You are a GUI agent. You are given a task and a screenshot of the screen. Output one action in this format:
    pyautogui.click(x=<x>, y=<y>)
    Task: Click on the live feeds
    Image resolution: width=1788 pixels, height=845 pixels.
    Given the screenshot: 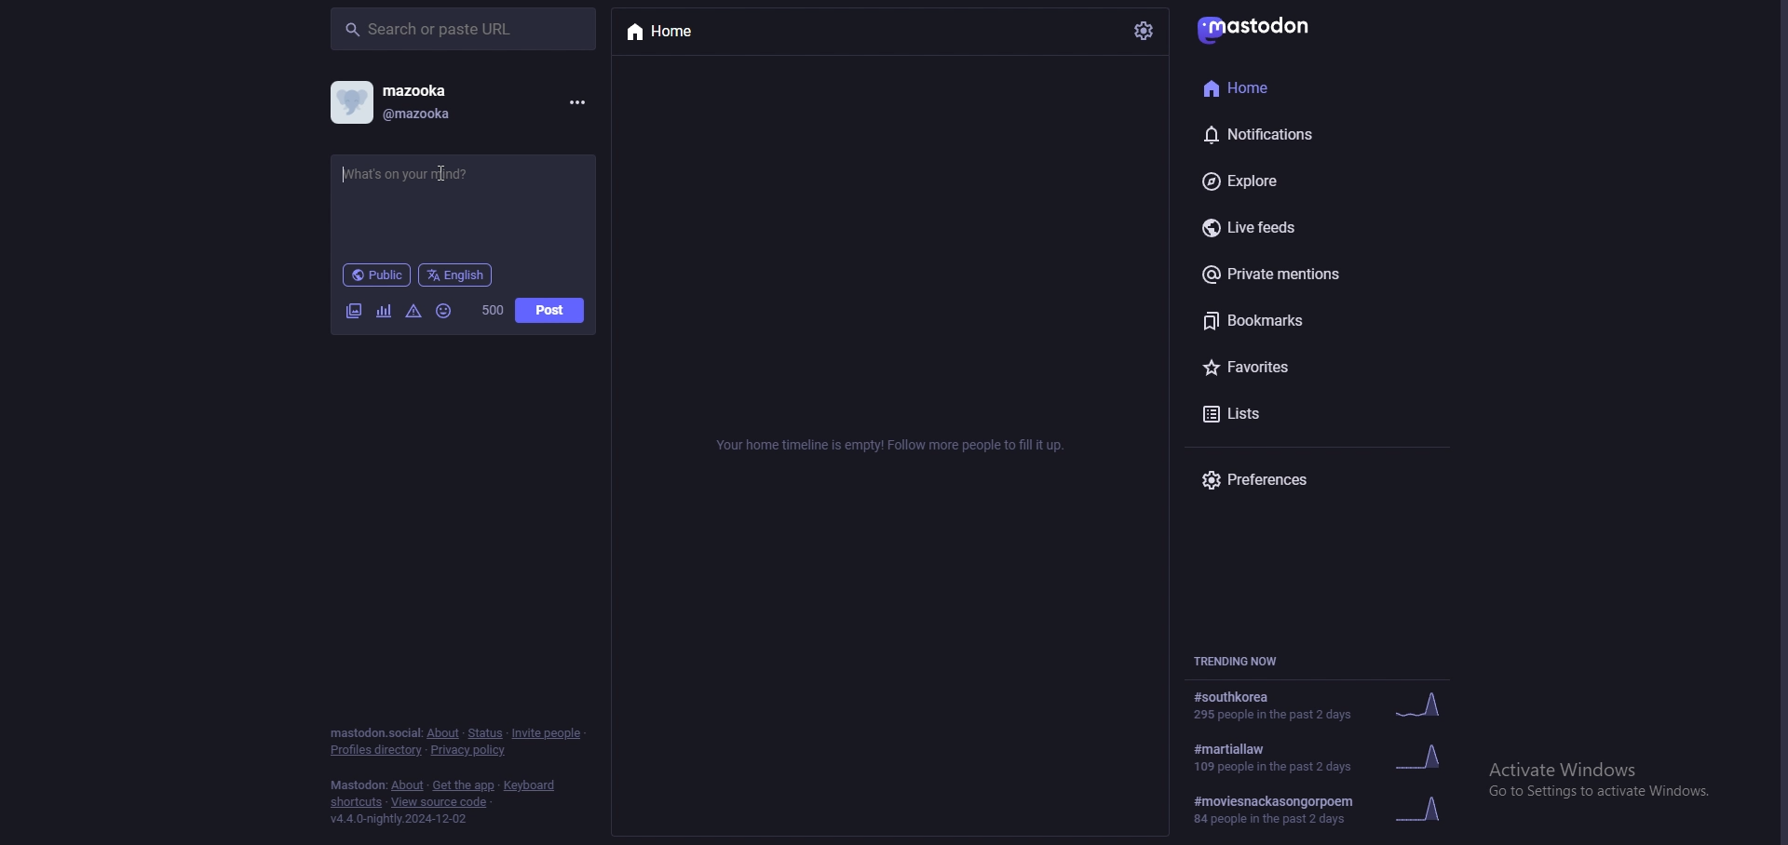 What is the action you would take?
    pyautogui.click(x=1291, y=226)
    